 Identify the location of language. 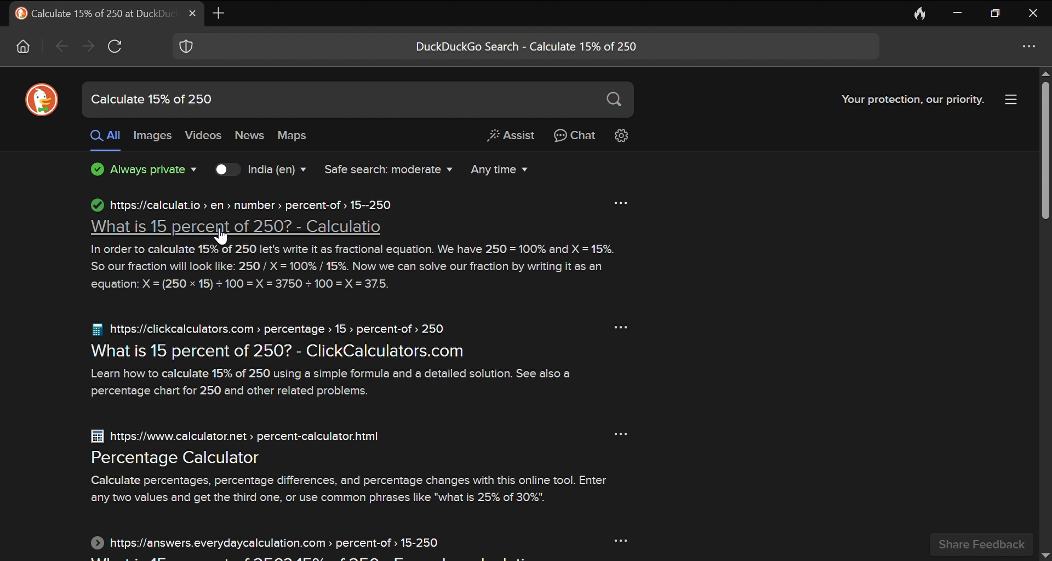
(278, 169).